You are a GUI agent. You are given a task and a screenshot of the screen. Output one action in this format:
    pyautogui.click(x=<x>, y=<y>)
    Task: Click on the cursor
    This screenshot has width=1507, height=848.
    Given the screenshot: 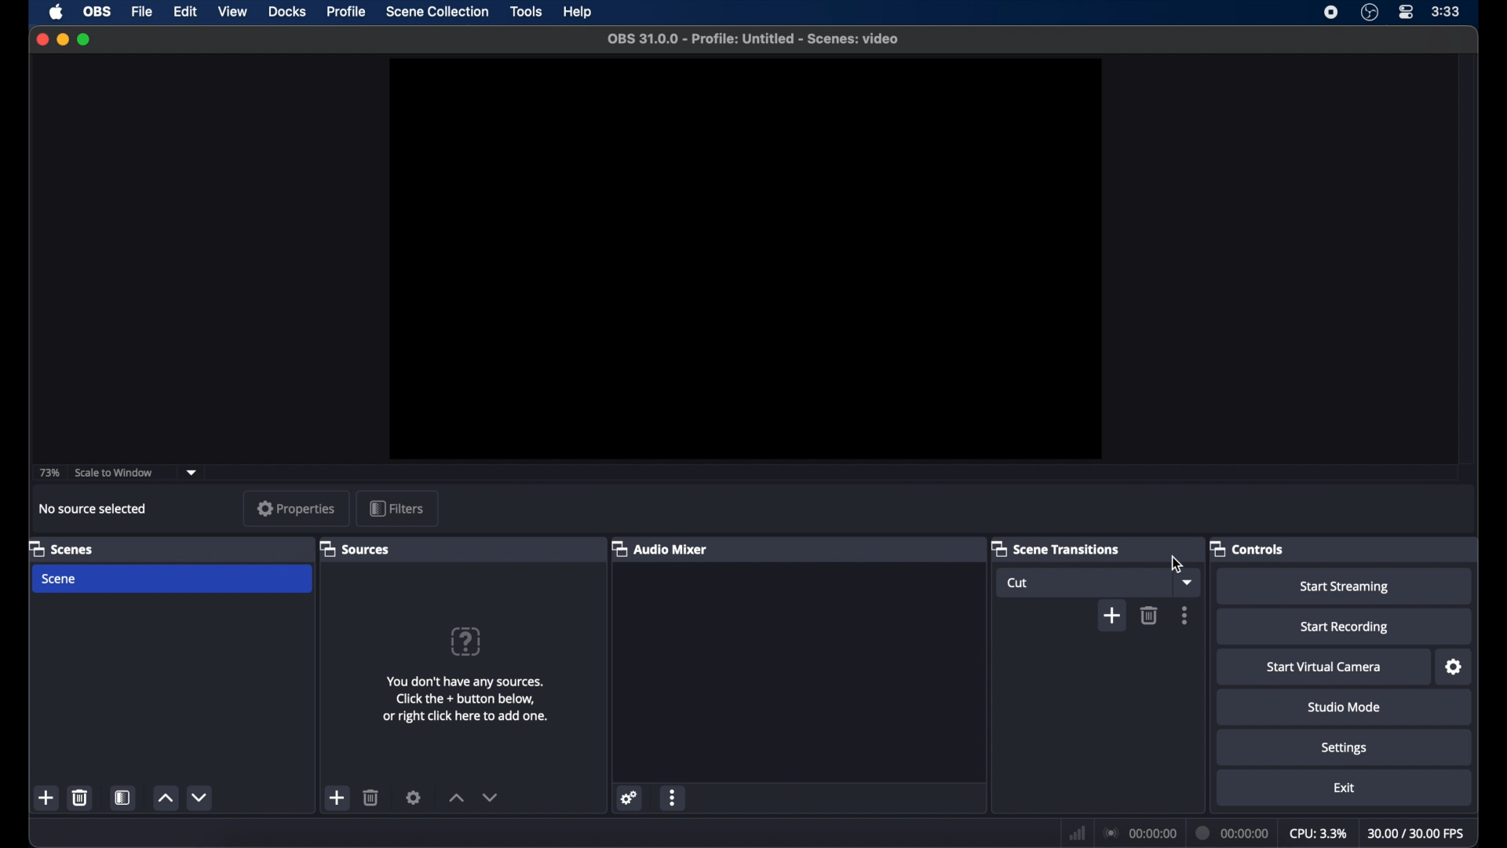 What is the action you would take?
    pyautogui.click(x=1177, y=561)
    